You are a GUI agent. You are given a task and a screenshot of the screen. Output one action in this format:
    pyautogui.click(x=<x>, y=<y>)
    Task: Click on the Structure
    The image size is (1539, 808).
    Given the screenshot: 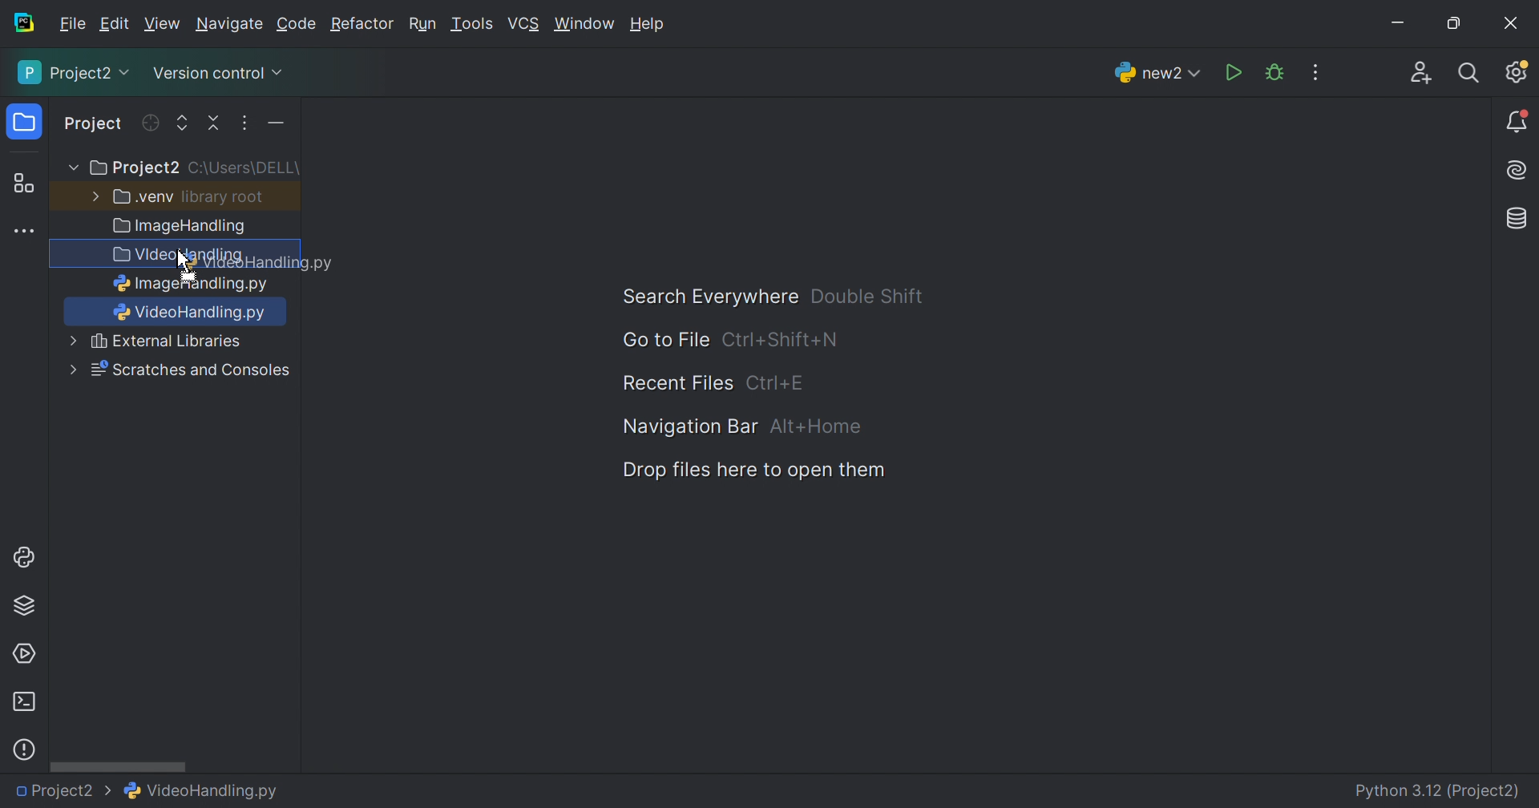 What is the action you would take?
    pyautogui.click(x=23, y=184)
    